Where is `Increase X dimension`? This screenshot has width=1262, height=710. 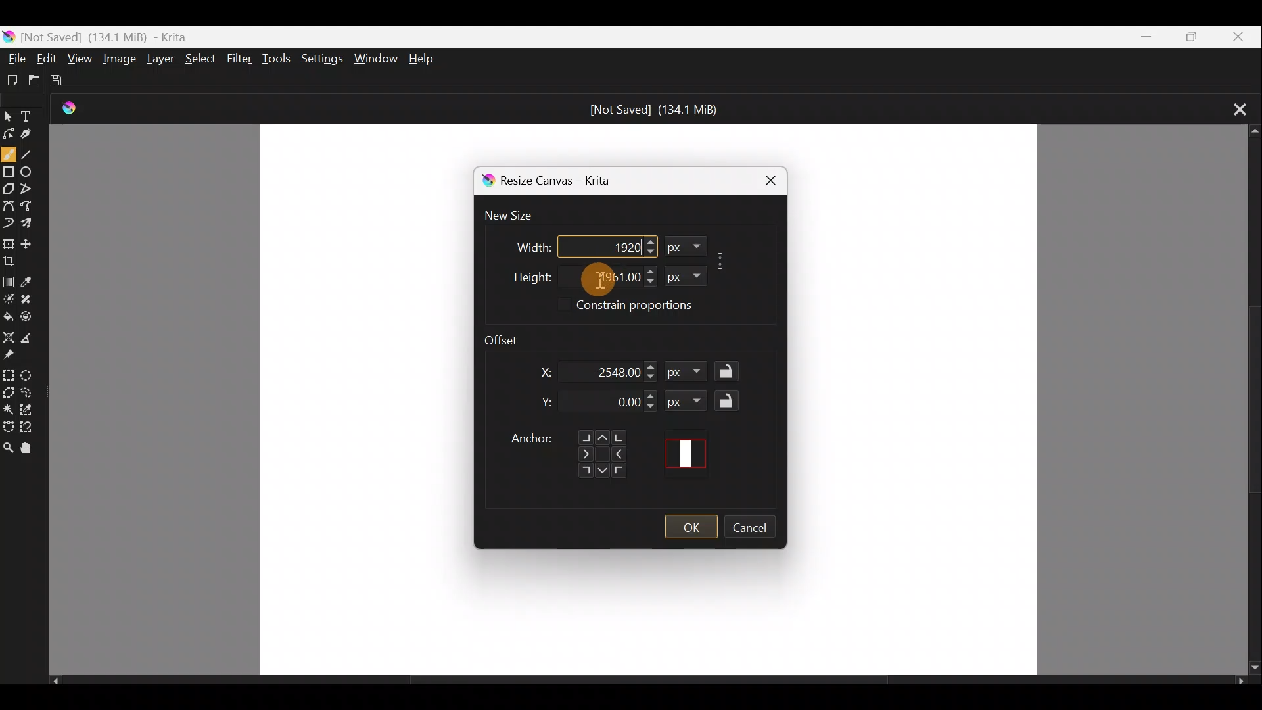 Increase X dimension is located at coordinates (651, 364).